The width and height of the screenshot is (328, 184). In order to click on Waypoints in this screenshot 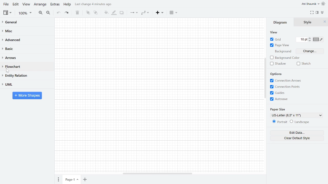, I will do `click(145, 13)`.